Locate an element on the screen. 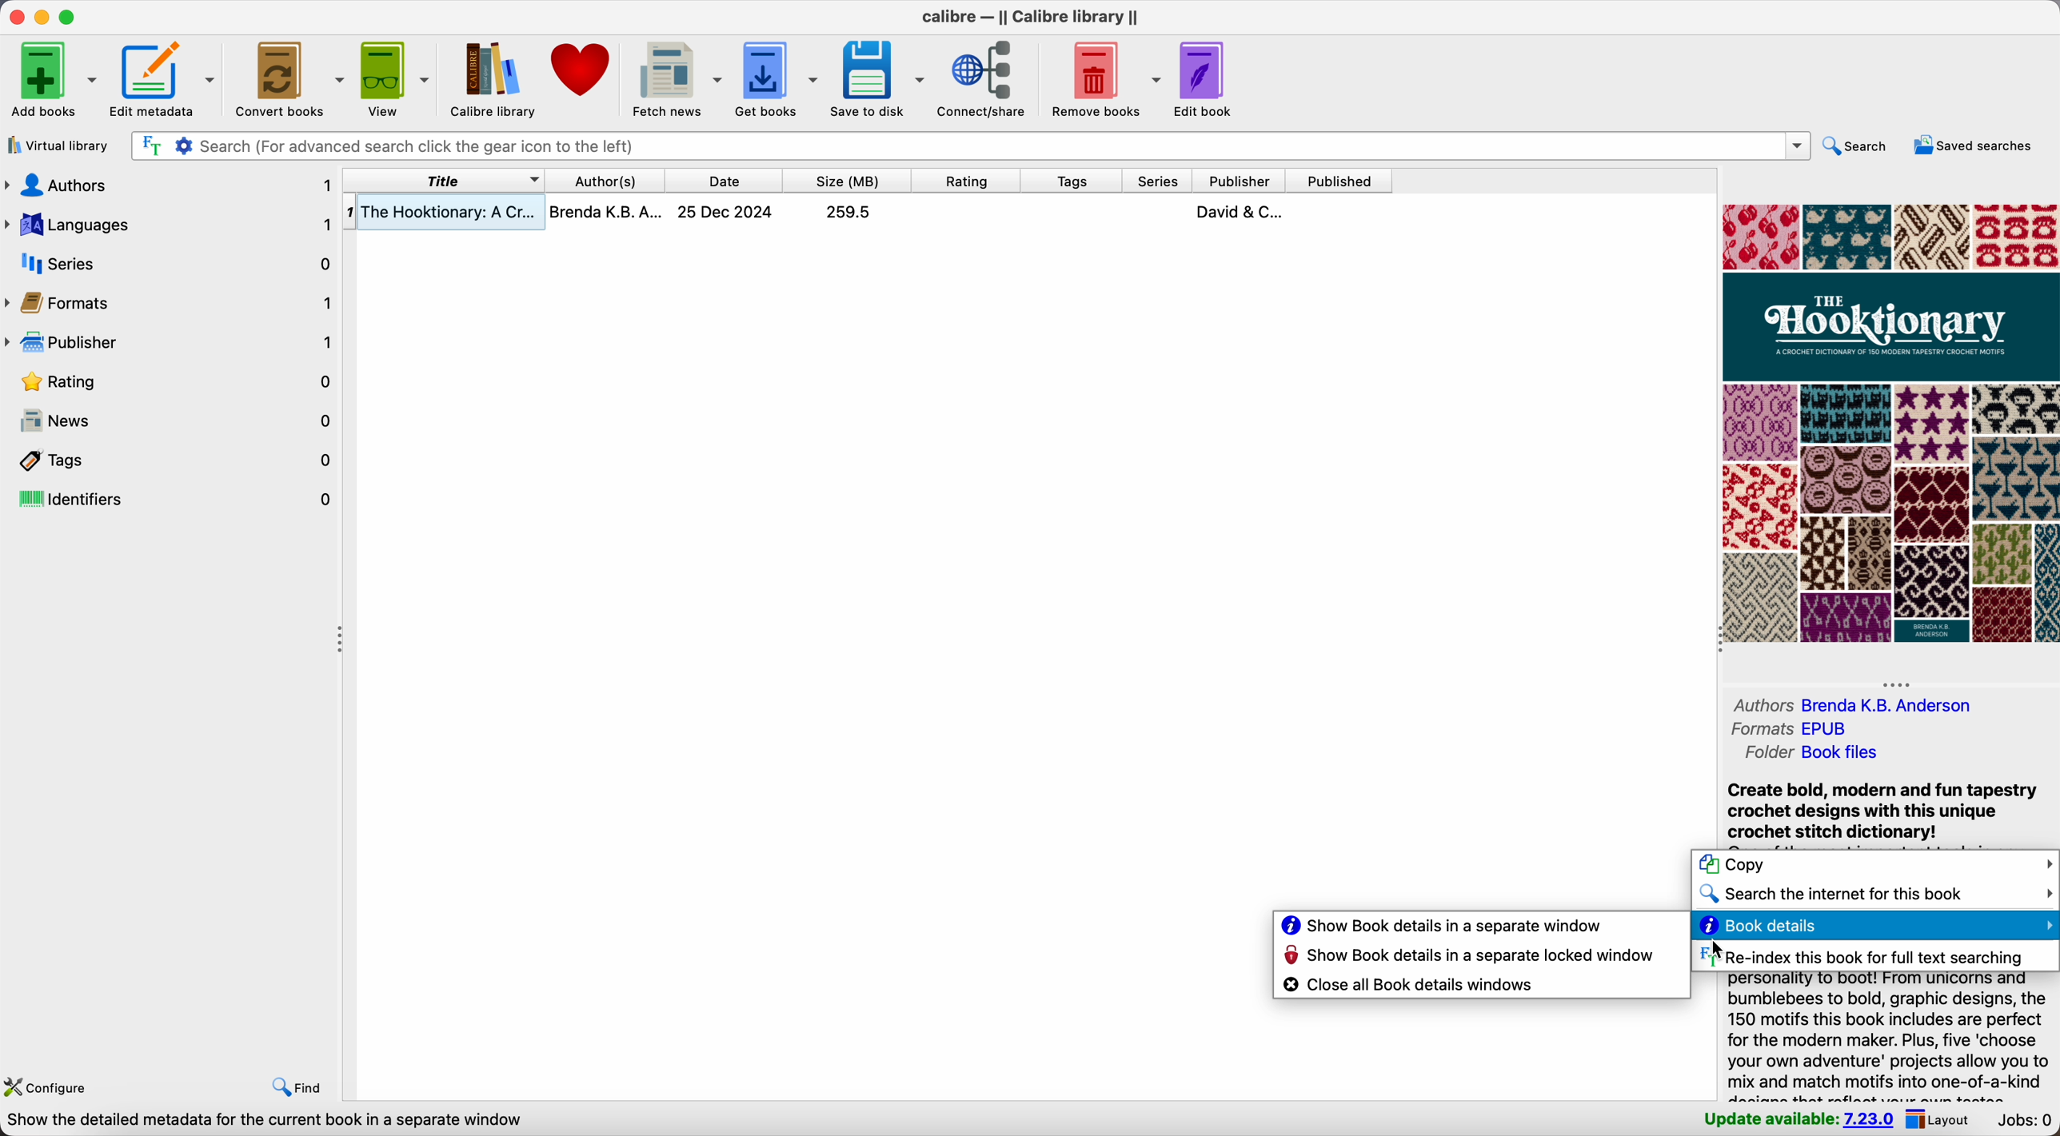 Image resolution: width=2060 pixels, height=1136 pixels. configure is located at coordinates (53, 1089).